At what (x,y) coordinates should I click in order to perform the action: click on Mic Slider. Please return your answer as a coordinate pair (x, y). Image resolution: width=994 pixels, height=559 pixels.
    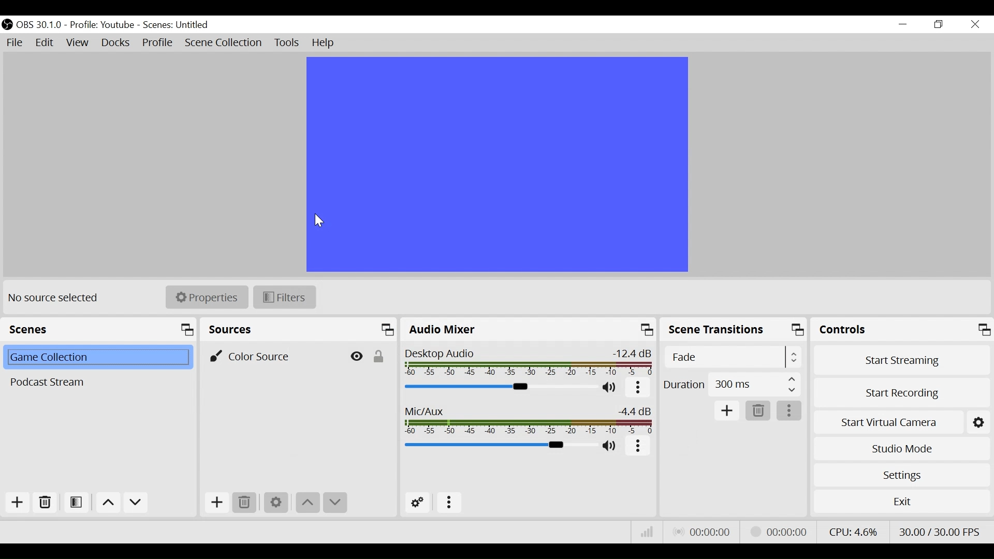
    Looking at the image, I should click on (496, 445).